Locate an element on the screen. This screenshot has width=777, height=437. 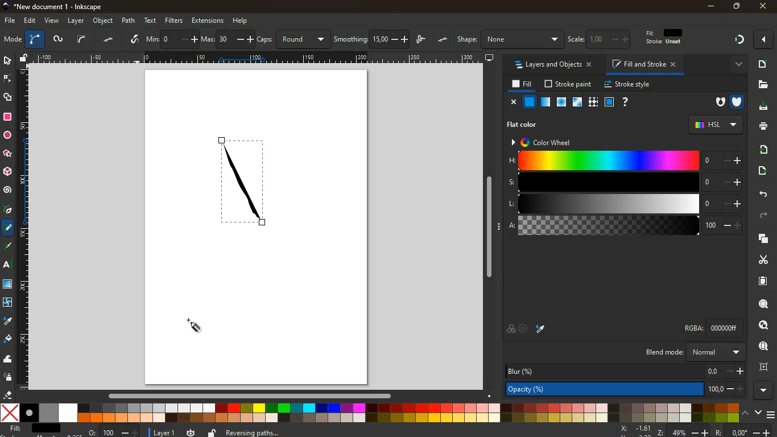
layers and objects is located at coordinates (552, 64).